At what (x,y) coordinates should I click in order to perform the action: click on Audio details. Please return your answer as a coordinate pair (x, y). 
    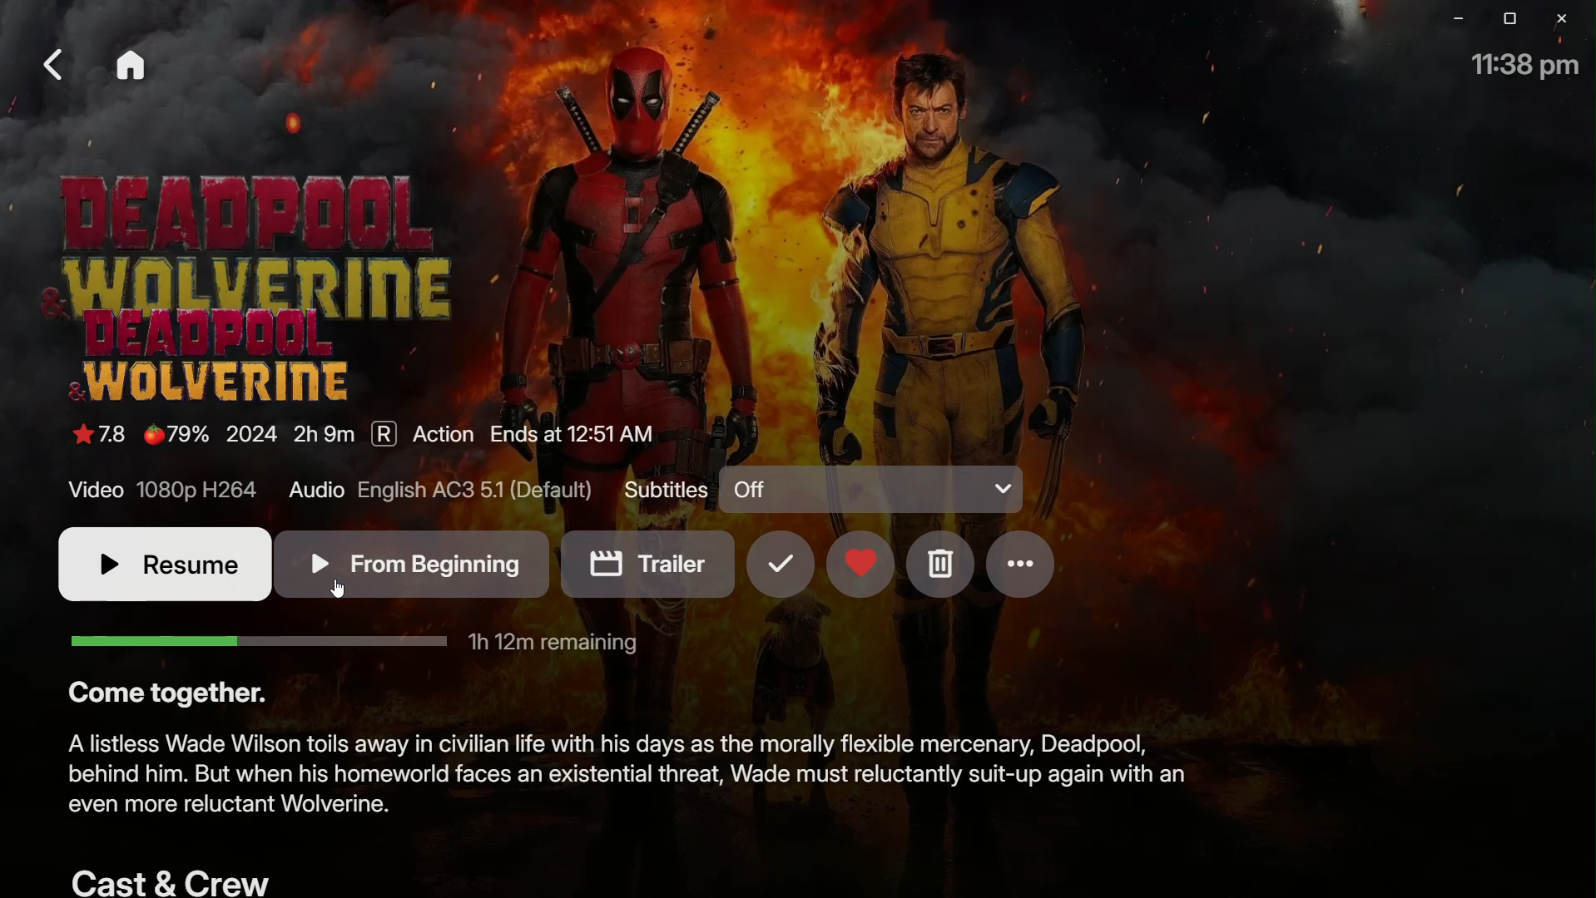
    Looking at the image, I should click on (447, 490).